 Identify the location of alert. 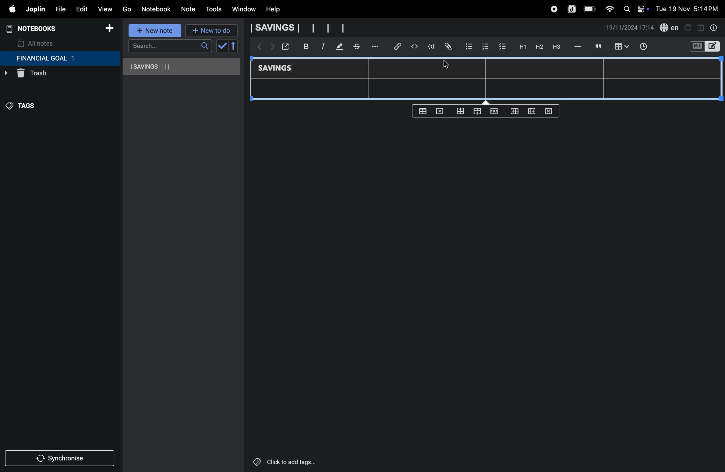
(688, 27).